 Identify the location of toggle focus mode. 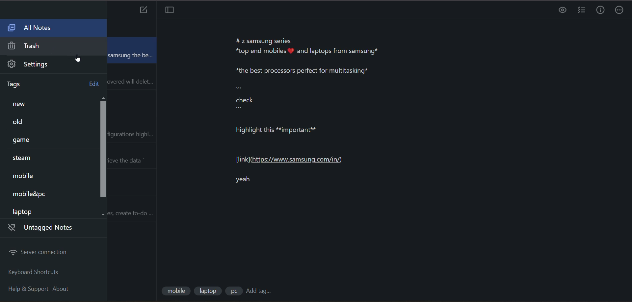
(170, 11).